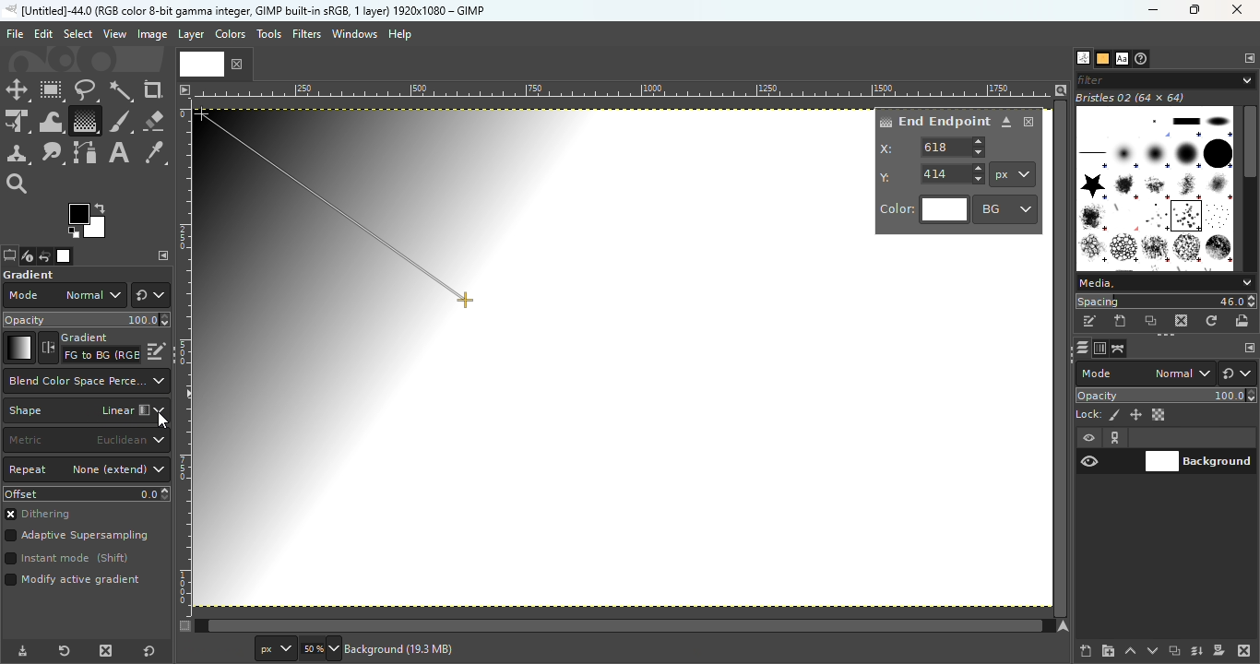  Describe the element at coordinates (17, 123) in the screenshot. I see `Unified transform tool` at that location.